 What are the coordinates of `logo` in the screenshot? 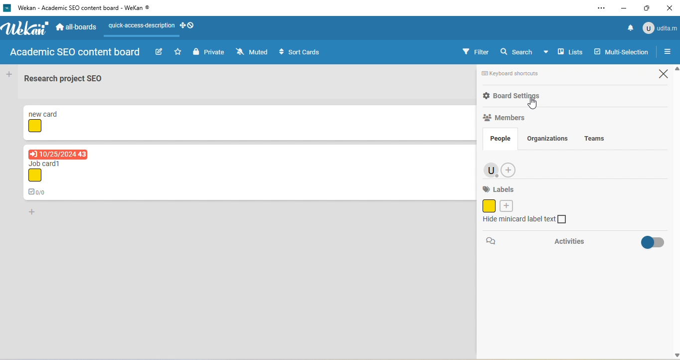 It's located at (6, 8).